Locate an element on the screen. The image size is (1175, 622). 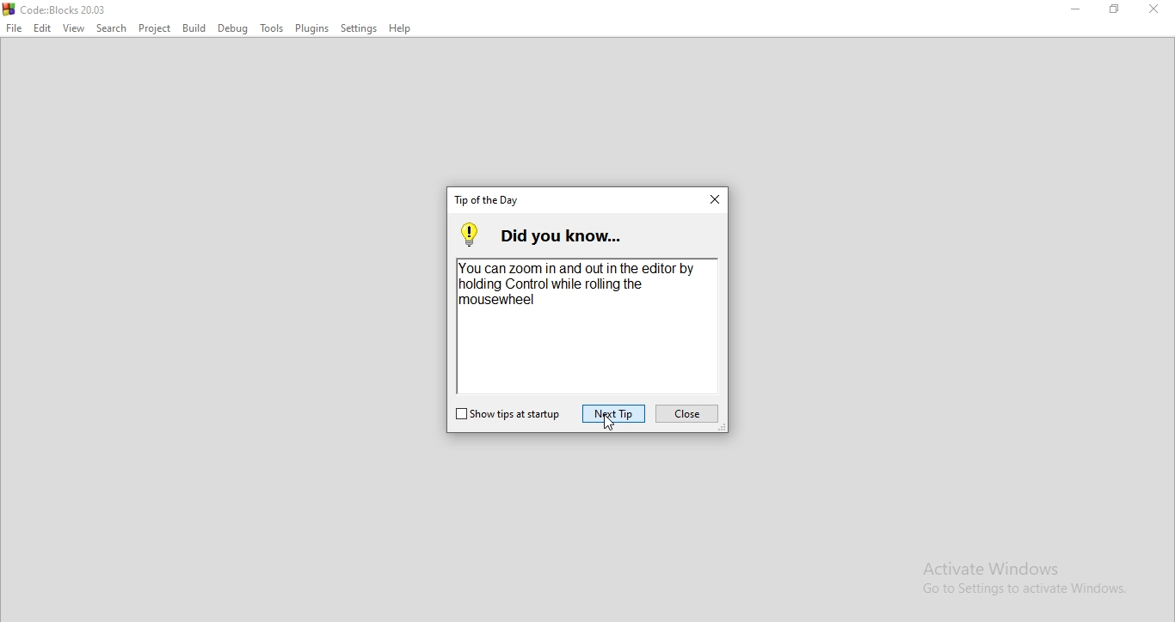
Edit  is located at coordinates (42, 29).